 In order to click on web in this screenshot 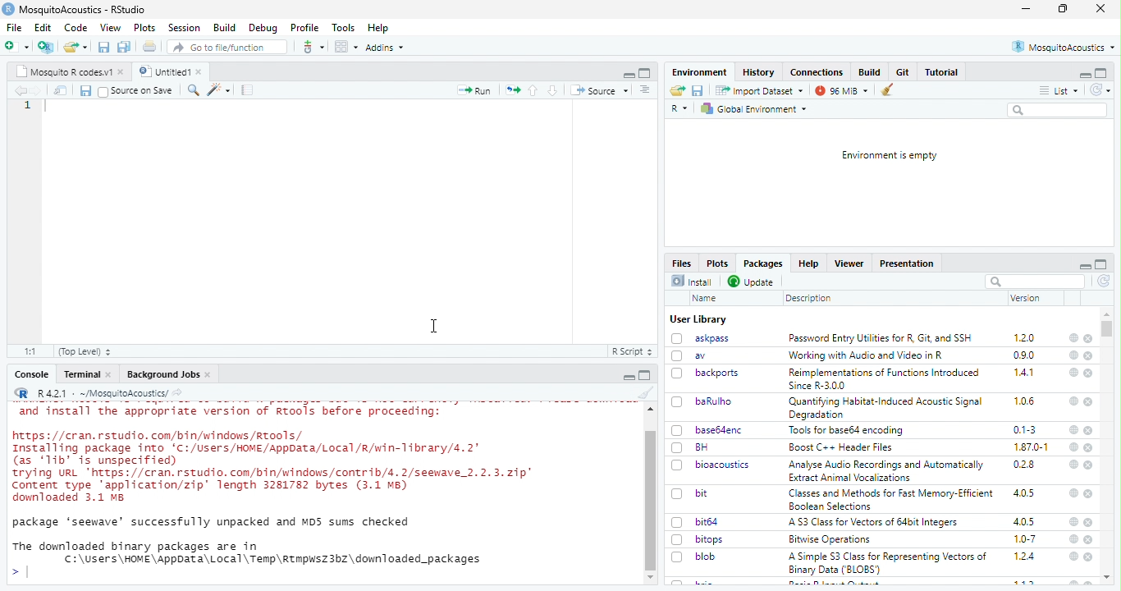, I will do `click(1074, 430)`.